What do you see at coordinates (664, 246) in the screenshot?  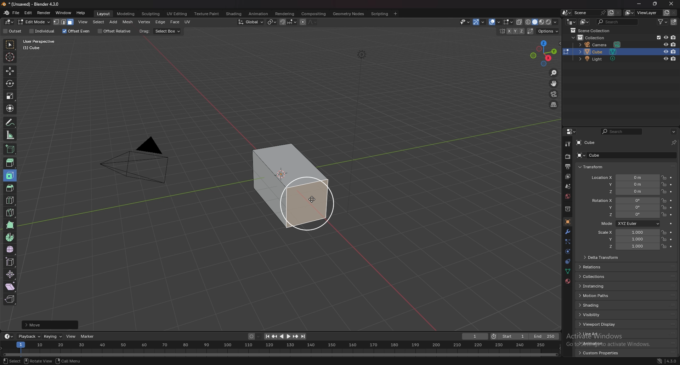 I see `lock` at bounding box center [664, 246].